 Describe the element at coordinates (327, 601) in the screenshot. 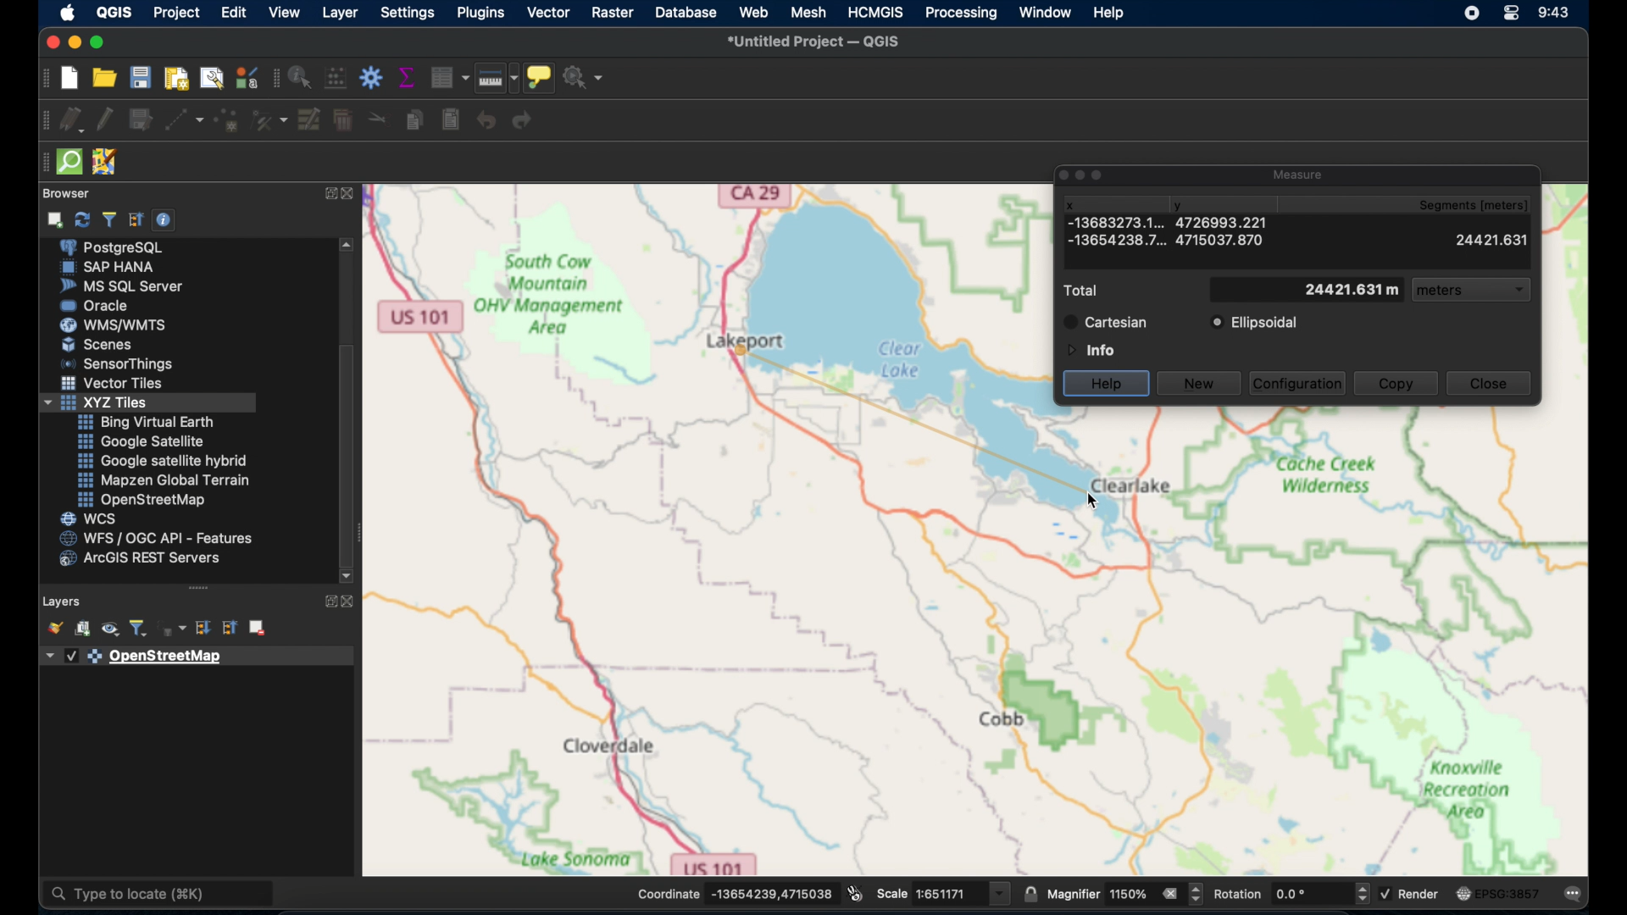

I see `expand` at that location.